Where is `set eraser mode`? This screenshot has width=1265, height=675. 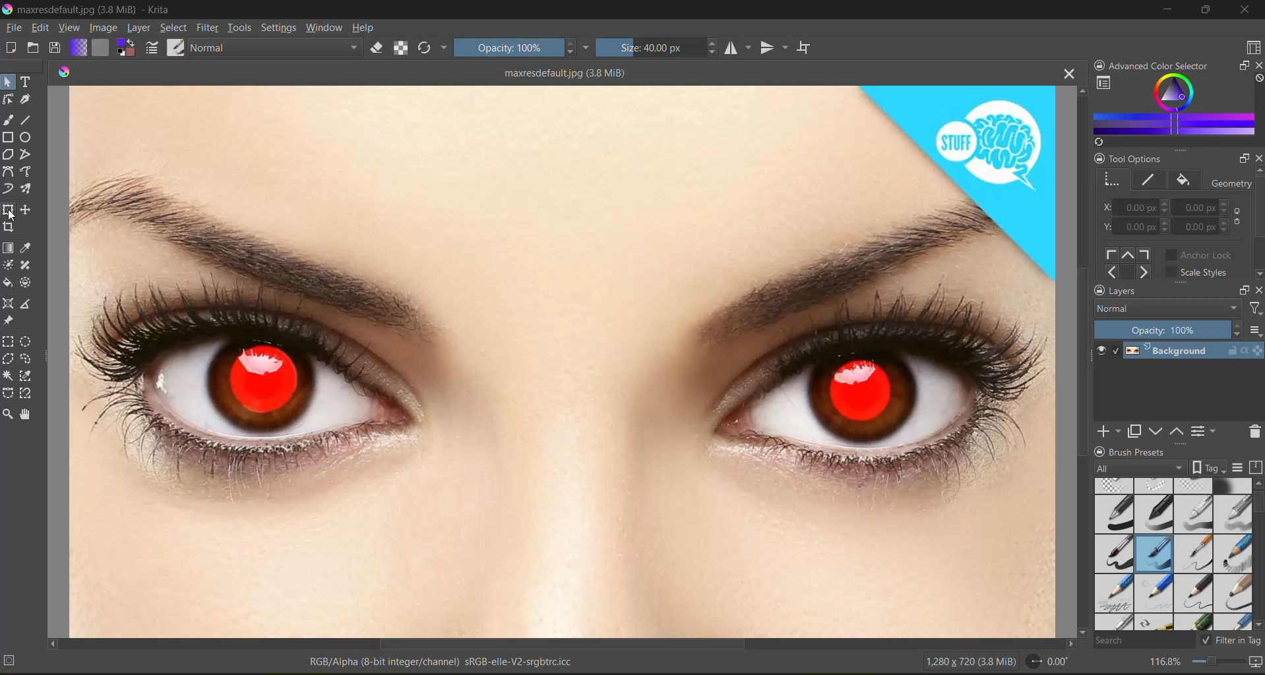 set eraser mode is located at coordinates (381, 47).